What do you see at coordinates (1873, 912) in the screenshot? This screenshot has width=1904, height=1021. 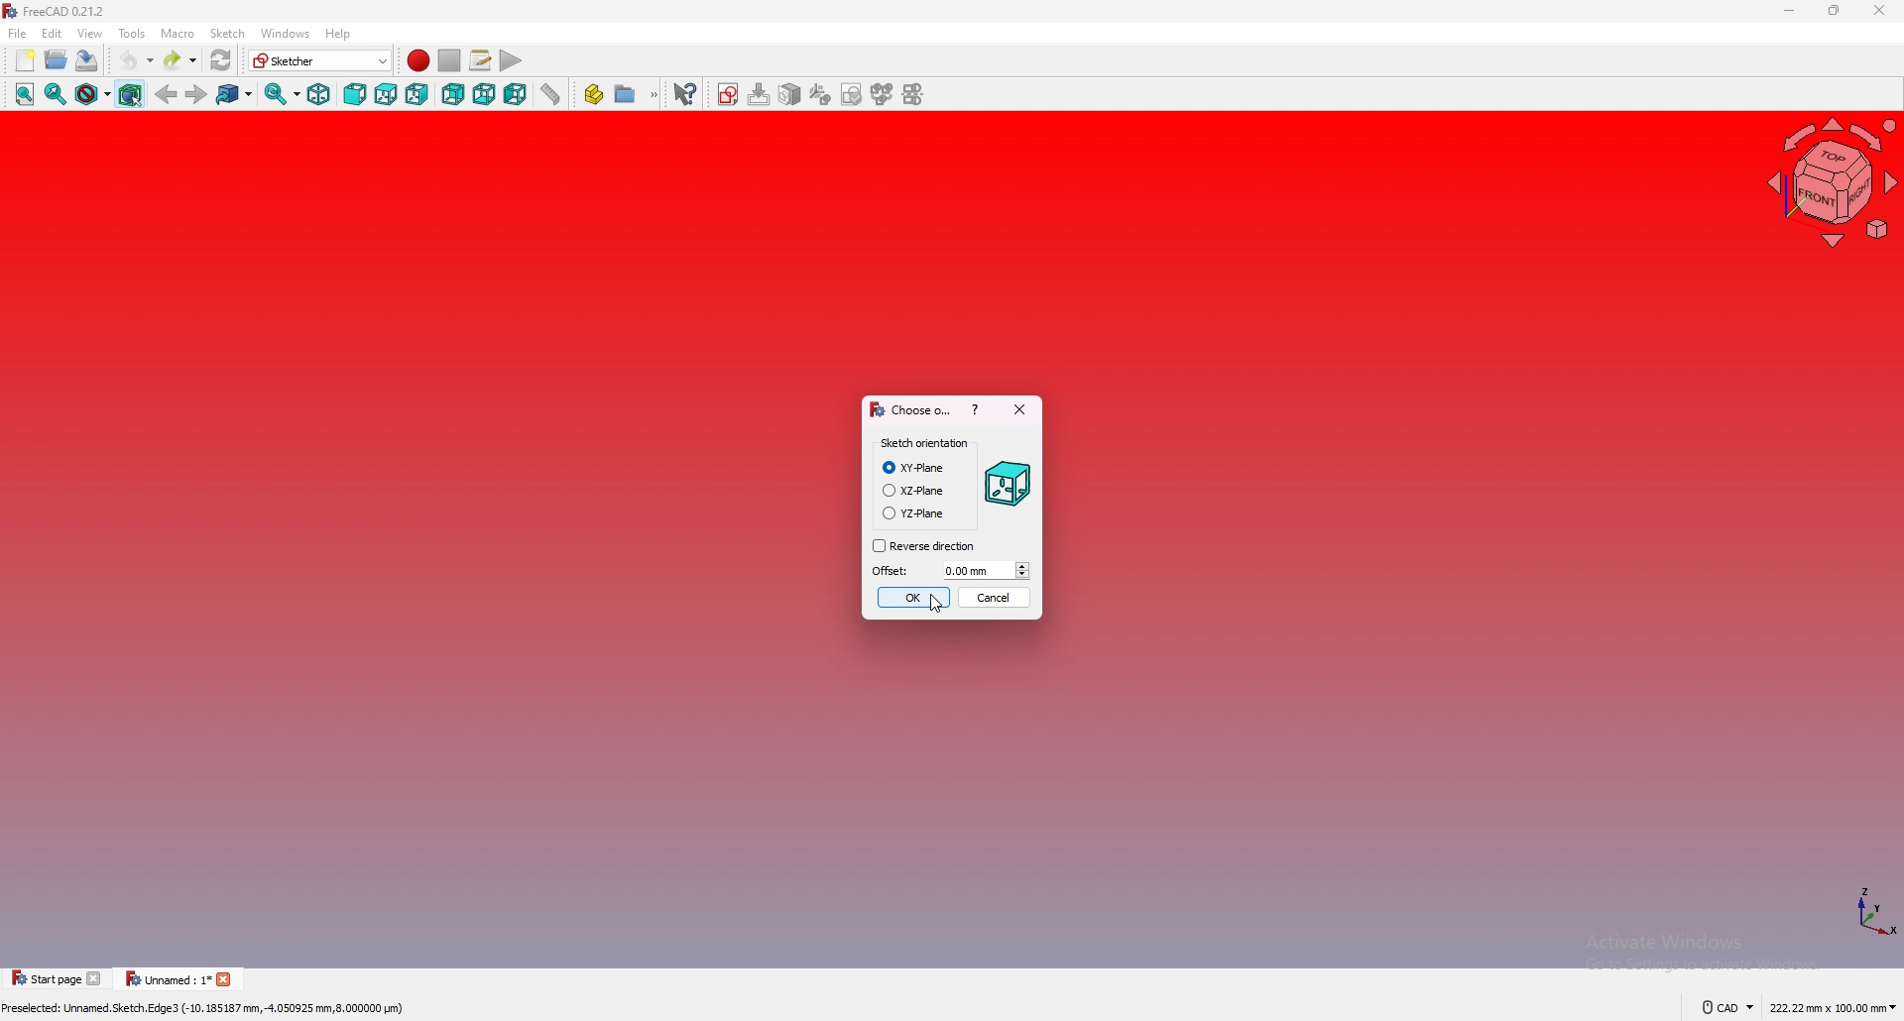 I see `axis` at bounding box center [1873, 912].